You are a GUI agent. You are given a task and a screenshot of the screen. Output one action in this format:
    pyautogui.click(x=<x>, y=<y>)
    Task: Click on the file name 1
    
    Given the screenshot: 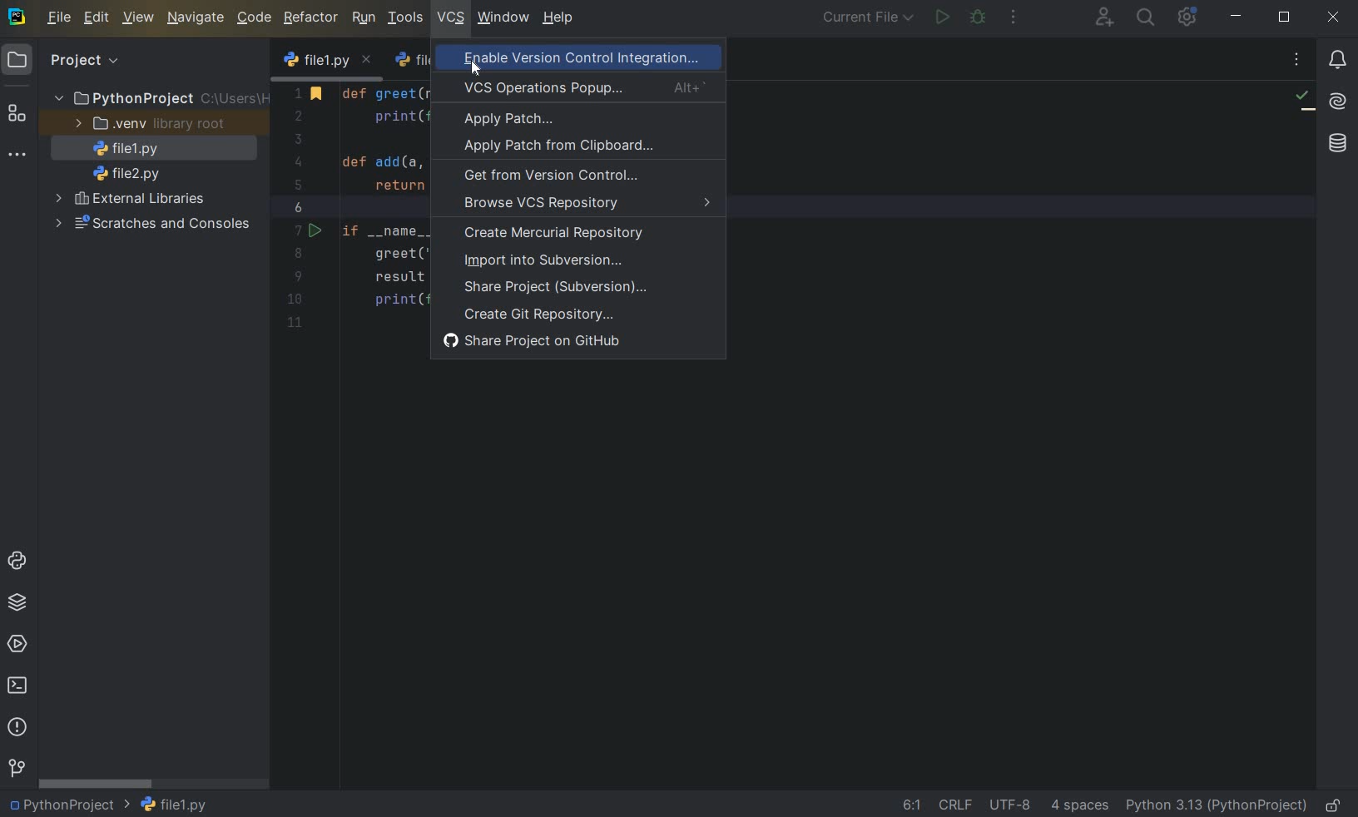 What is the action you would take?
    pyautogui.click(x=121, y=149)
    